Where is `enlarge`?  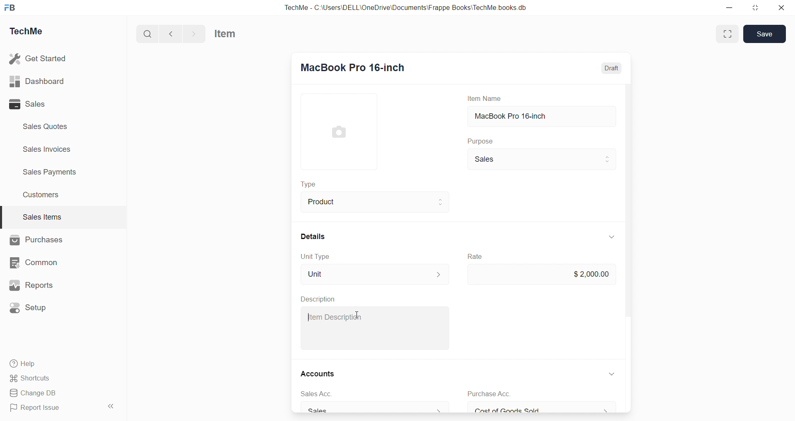 enlarge is located at coordinates (728, 34).